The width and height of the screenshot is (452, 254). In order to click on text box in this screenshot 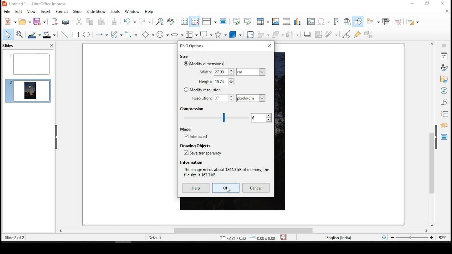, I will do `click(310, 22)`.